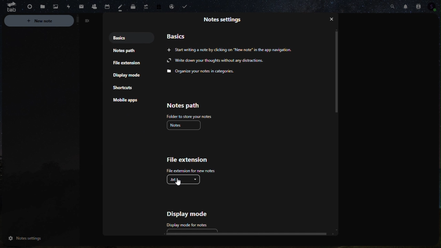 The image size is (441, 248). Describe the element at coordinates (332, 20) in the screenshot. I see `close` at that location.